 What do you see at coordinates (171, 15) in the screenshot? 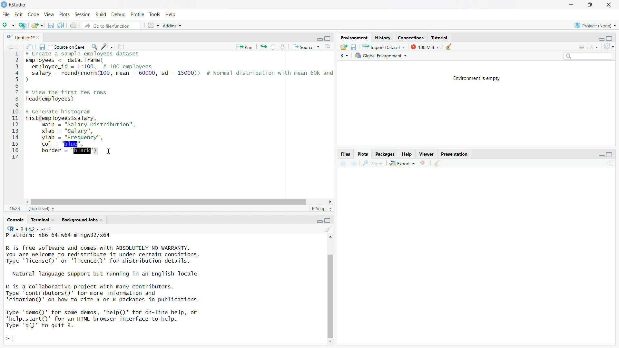
I see `Help` at bounding box center [171, 15].